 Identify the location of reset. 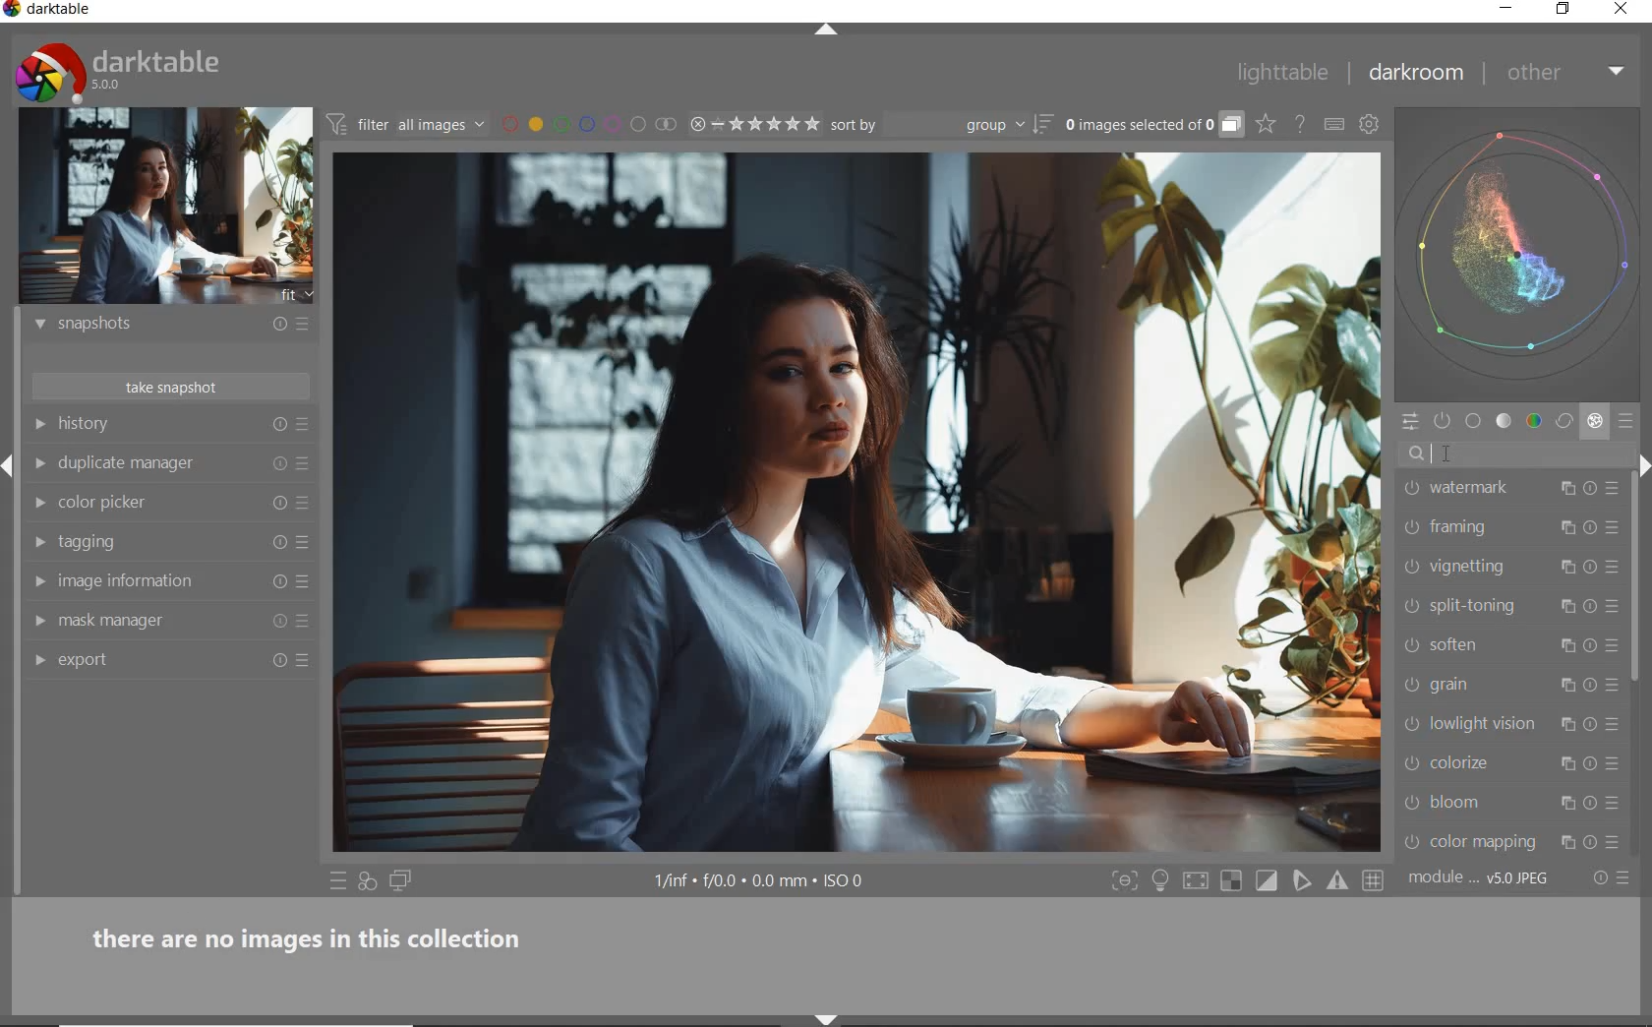
(1592, 570).